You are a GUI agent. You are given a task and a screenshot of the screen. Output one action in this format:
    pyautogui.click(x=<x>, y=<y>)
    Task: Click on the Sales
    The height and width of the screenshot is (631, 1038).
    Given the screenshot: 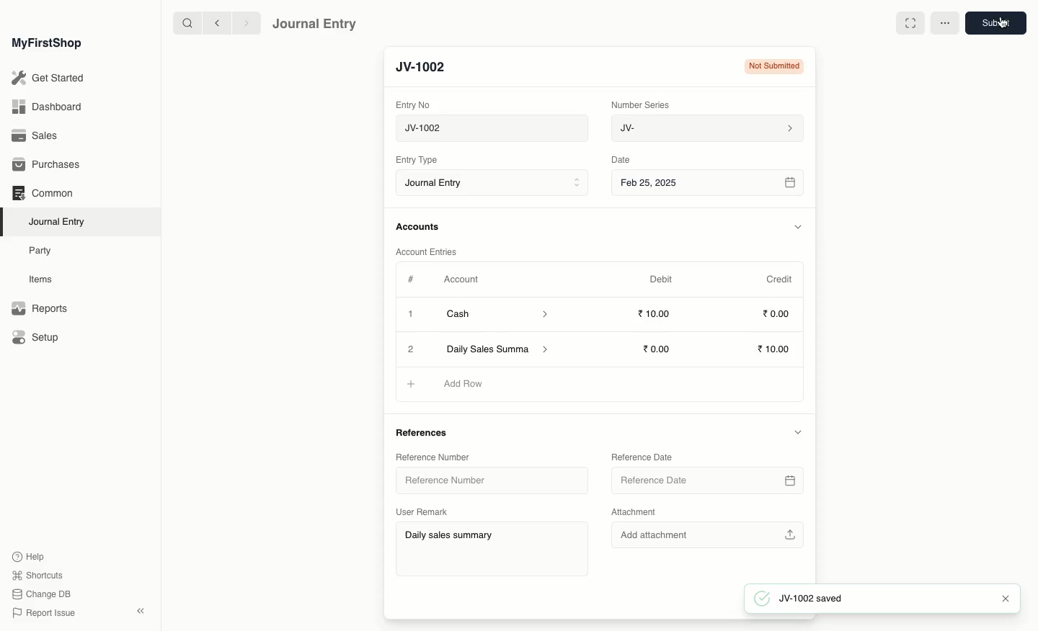 What is the action you would take?
    pyautogui.click(x=35, y=137)
    